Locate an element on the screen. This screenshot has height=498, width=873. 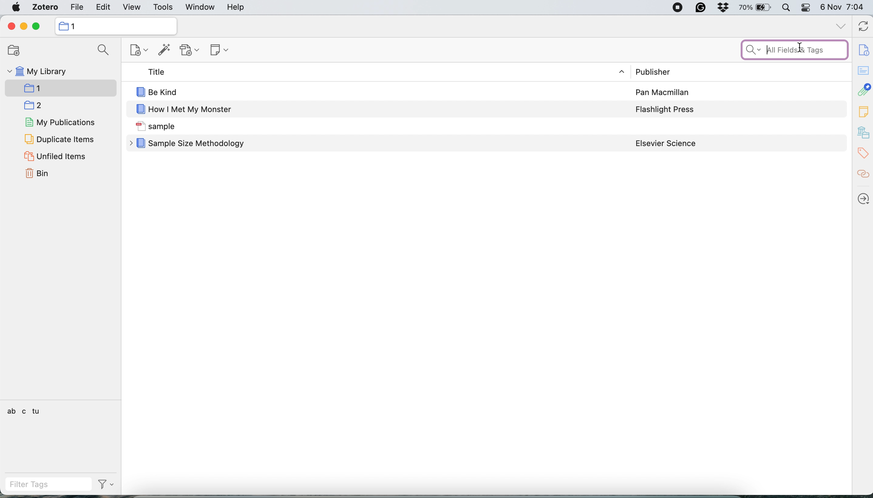
bin is located at coordinates (39, 173).